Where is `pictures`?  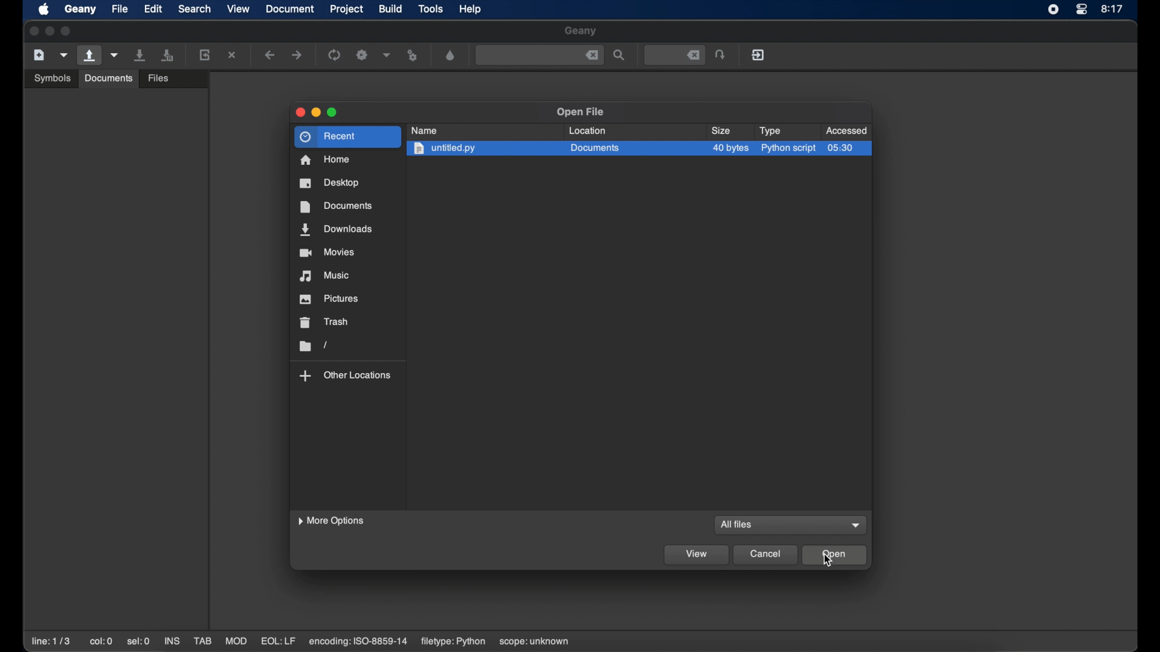 pictures is located at coordinates (329, 299).